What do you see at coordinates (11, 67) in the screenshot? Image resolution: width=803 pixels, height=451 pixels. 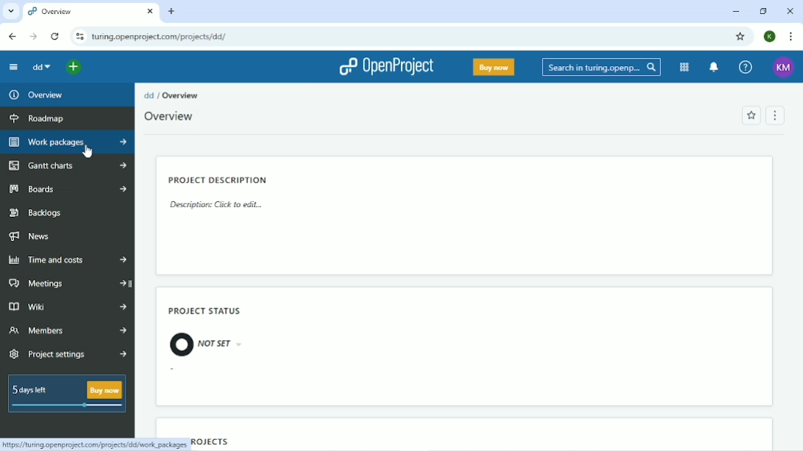 I see `Collapse project menu` at bounding box center [11, 67].